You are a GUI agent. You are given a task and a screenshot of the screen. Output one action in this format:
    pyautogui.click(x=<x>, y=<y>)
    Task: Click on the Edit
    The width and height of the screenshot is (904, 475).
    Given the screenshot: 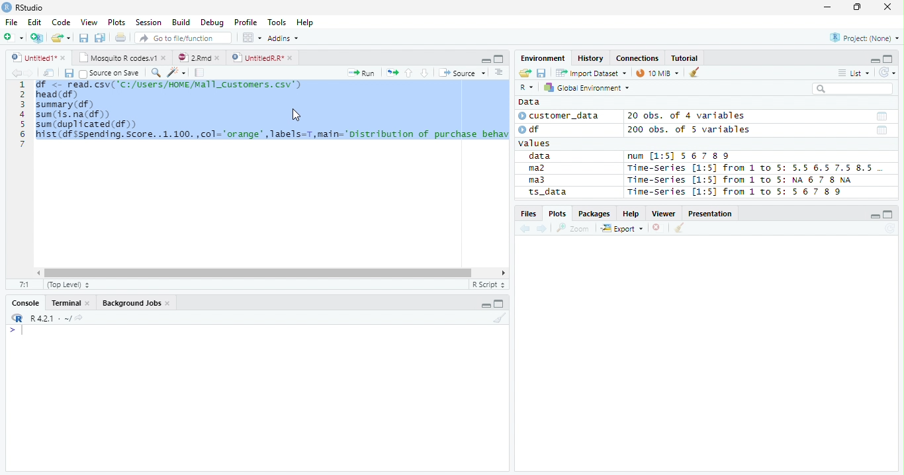 What is the action you would take?
    pyautogui.click(x=34, y=21)
    